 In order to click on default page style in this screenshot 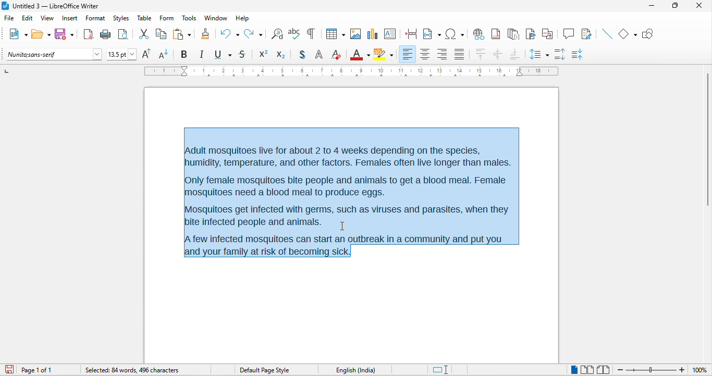, I will do `click(266, 370)`.